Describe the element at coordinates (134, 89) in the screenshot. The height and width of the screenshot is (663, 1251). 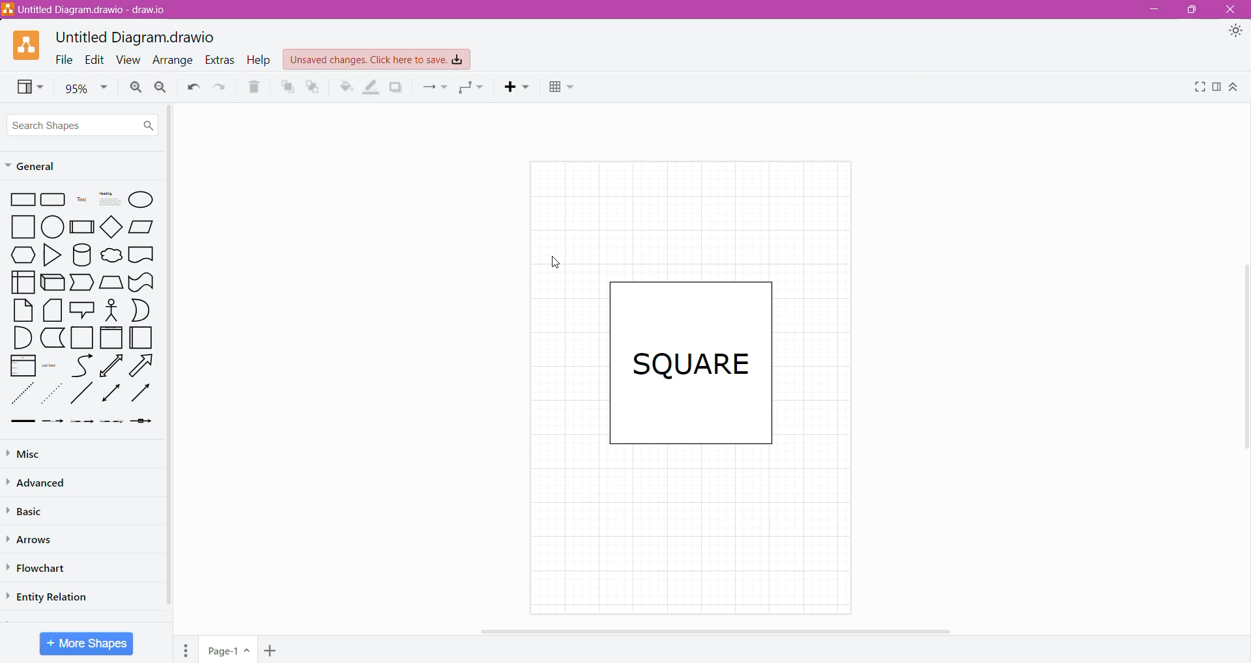
I see `Zoom In` at that location.